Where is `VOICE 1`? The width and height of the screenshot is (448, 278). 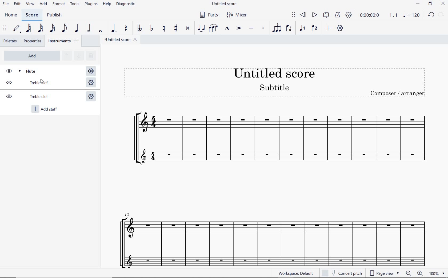 VOICE 1 is located at coordinates (302, 29).